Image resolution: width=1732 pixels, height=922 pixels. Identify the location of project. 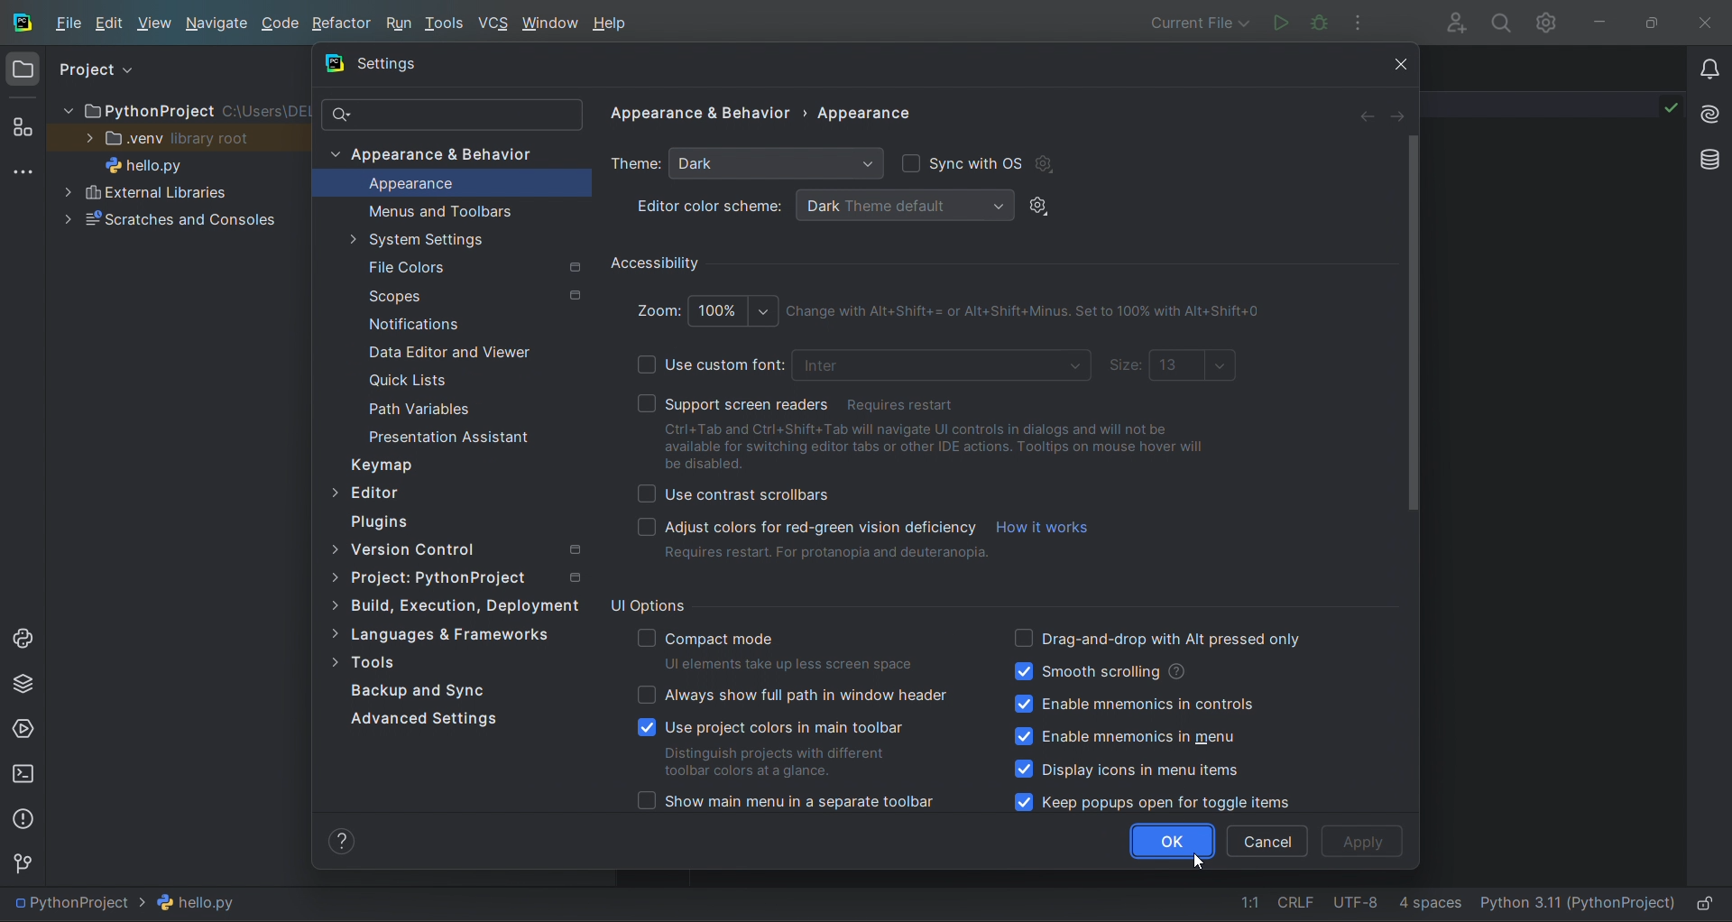
(455, 579).